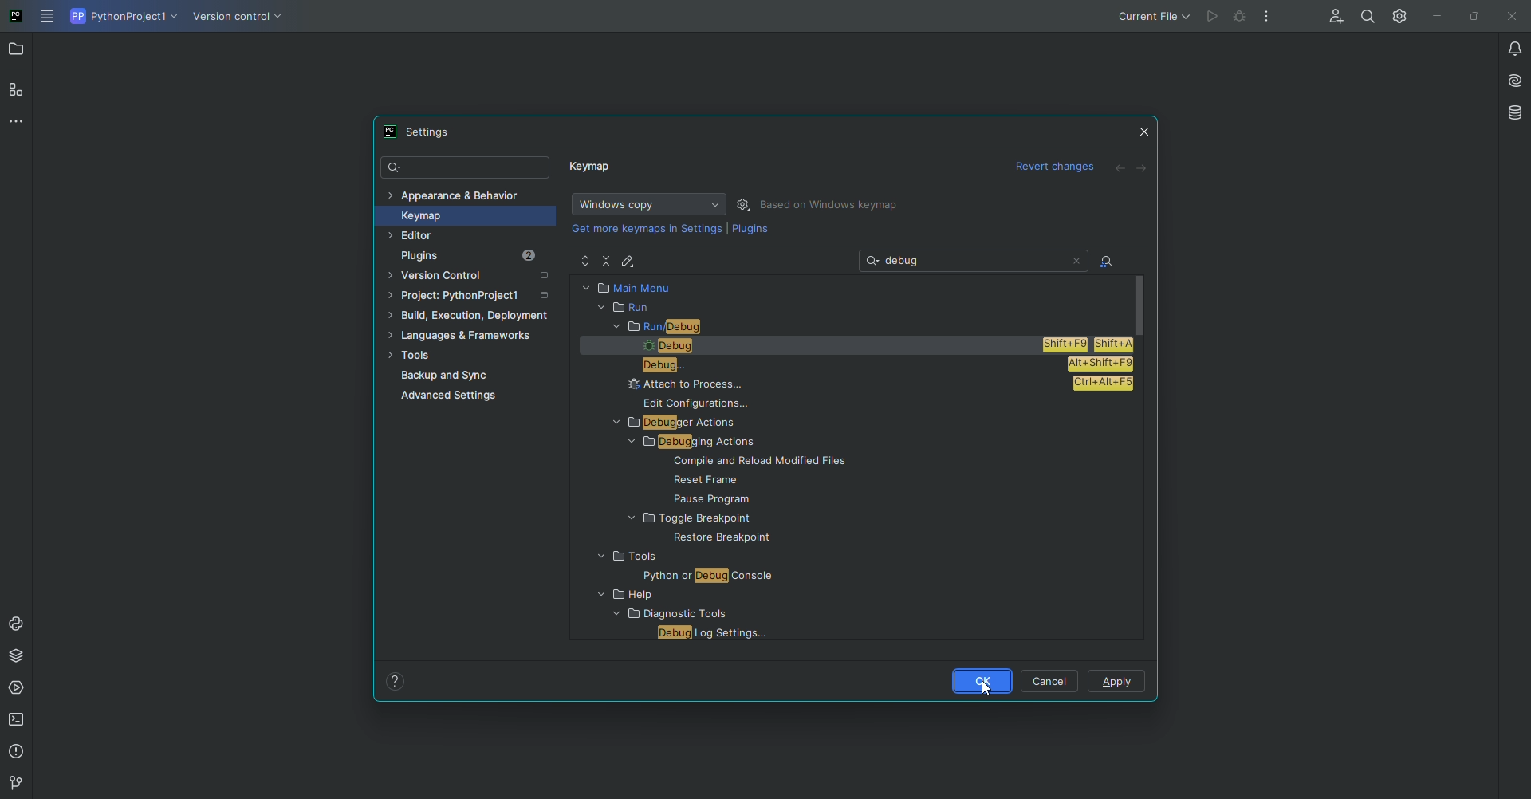 The image size is (1531, 799). What do you see at coordinates (466, 356) in the screenshot?
I see `Tools` at bounding box center [466, 356].